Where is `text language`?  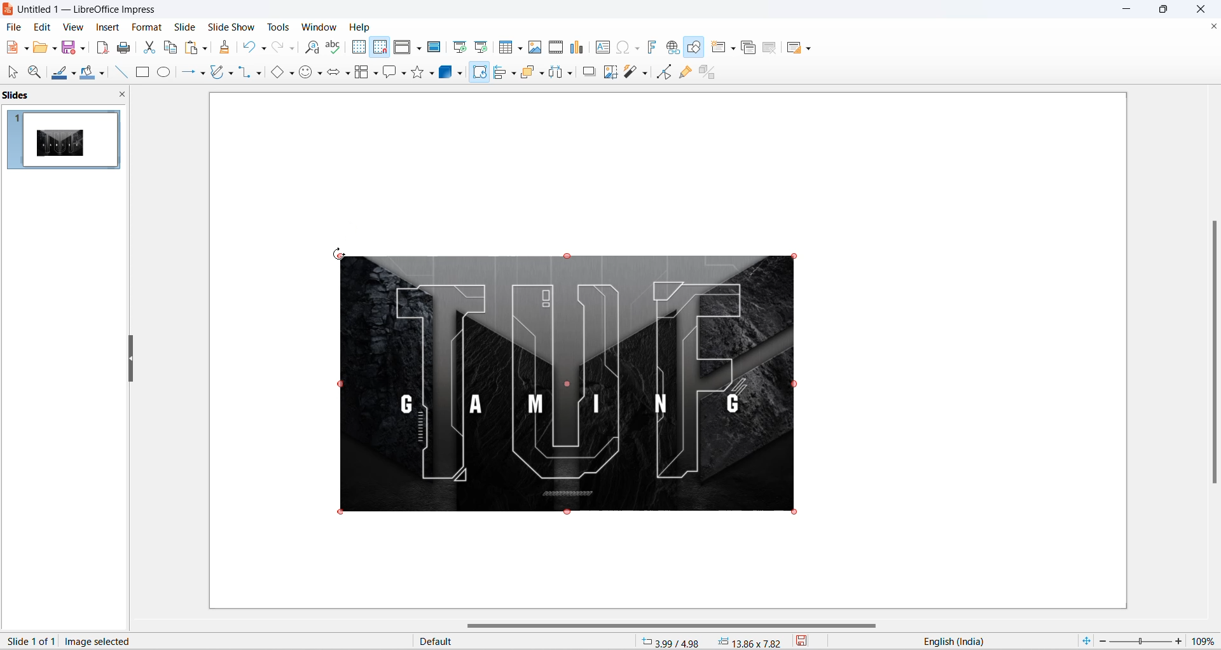
text language is located at coordinates (985, 641).